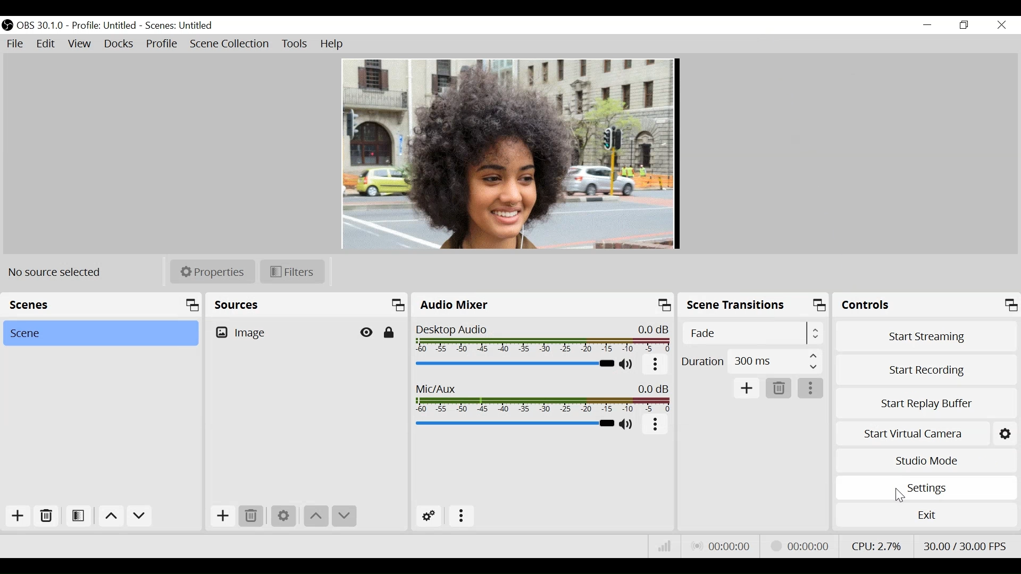 The width and height of the screenshot is (1021, 574). I want to click on Scene Collection, so click(231, 44).